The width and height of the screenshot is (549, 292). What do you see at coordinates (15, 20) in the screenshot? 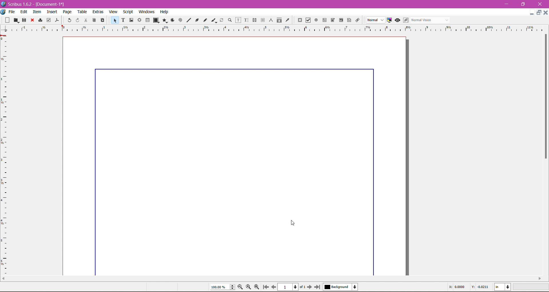
I see `Open` at bounding box center [15, 20].